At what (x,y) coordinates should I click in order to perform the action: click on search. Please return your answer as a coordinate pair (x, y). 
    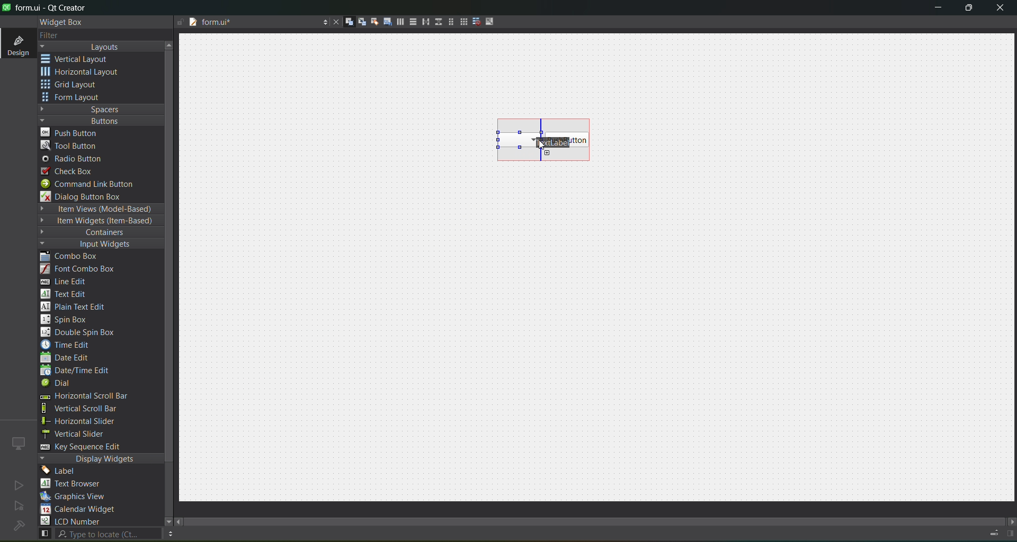
    Looking at the image, I should click on (99, 534).